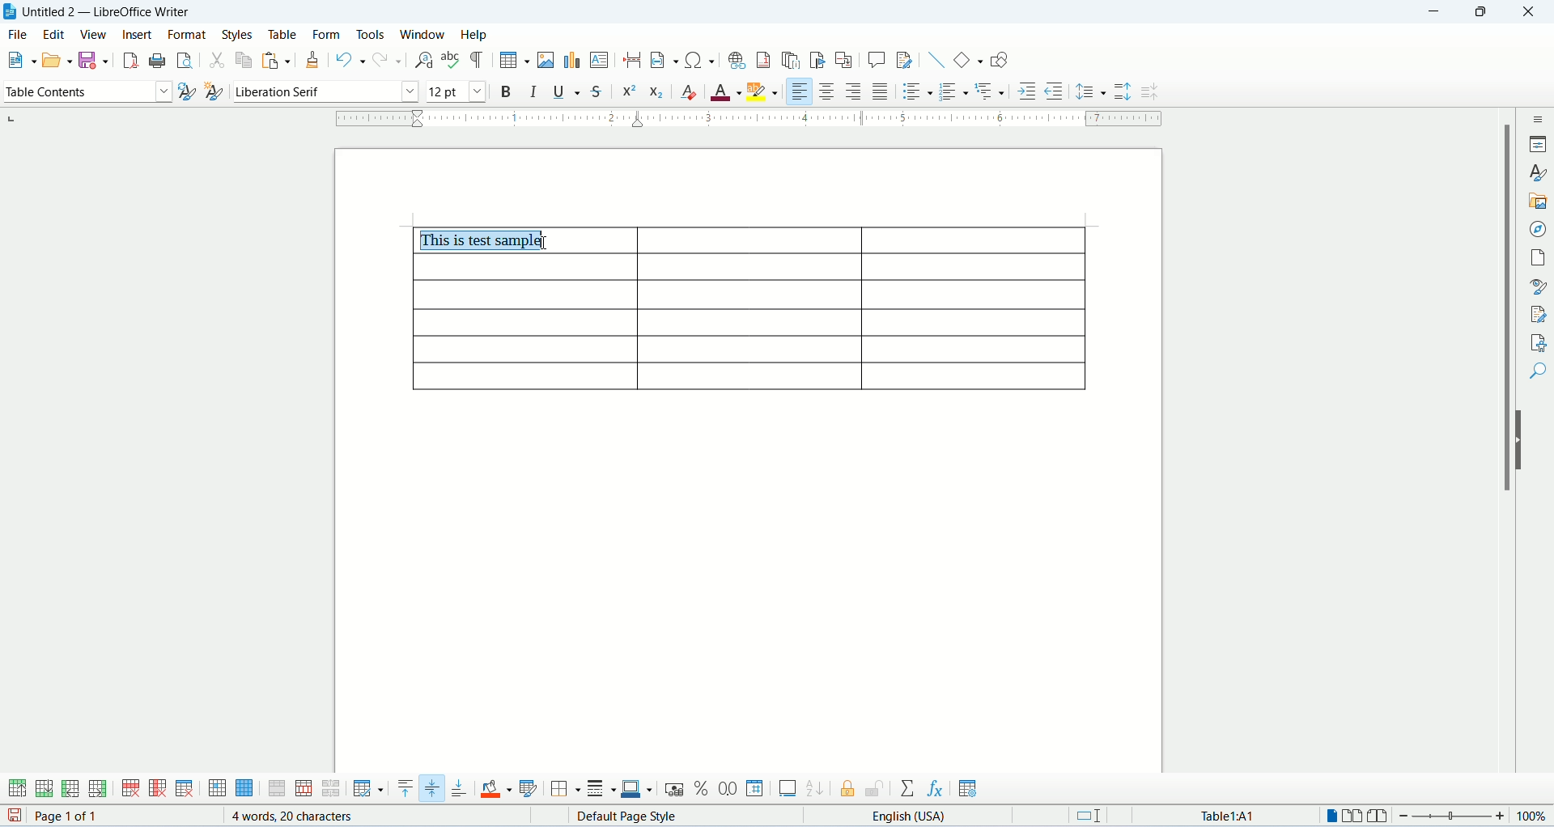  Describe the element at coordinates (452, 59) in the screenshot. I see `spell check` at that location.